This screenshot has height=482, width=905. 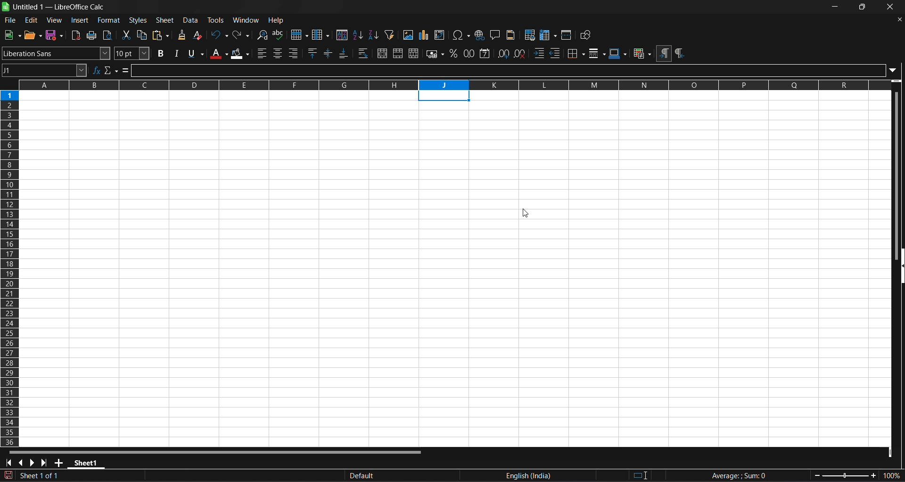 What do you see at coordinates (329, 53) in the screenshot?
I see `center vertically` at bounding box center [329, 53].